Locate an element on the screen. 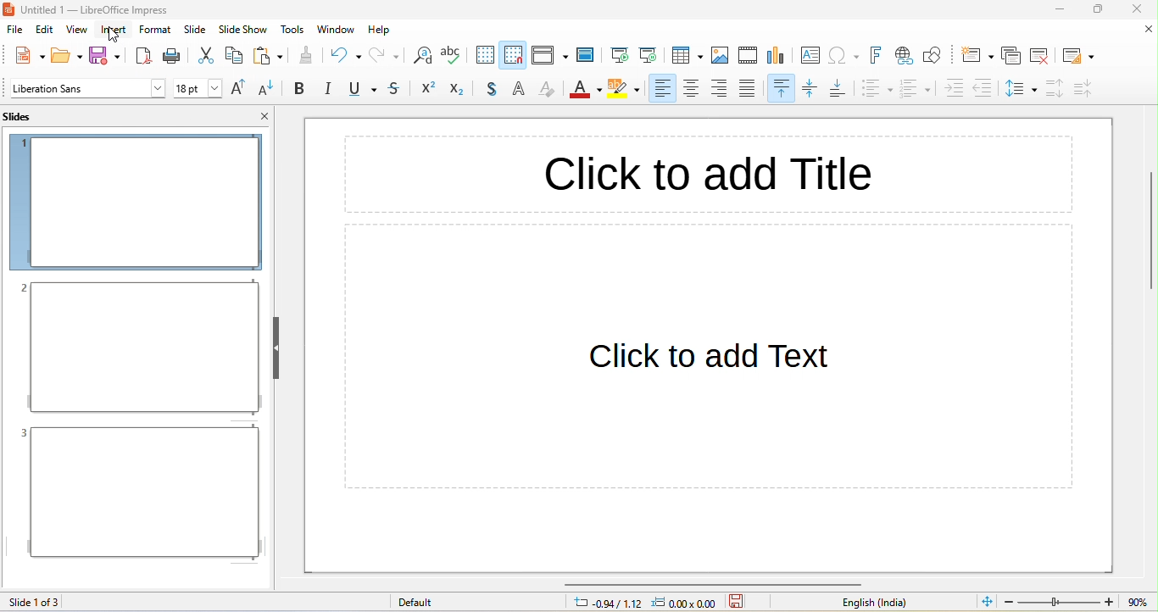 This screenshot has height=612, width=1158. help is located at coordinates (380, 31).